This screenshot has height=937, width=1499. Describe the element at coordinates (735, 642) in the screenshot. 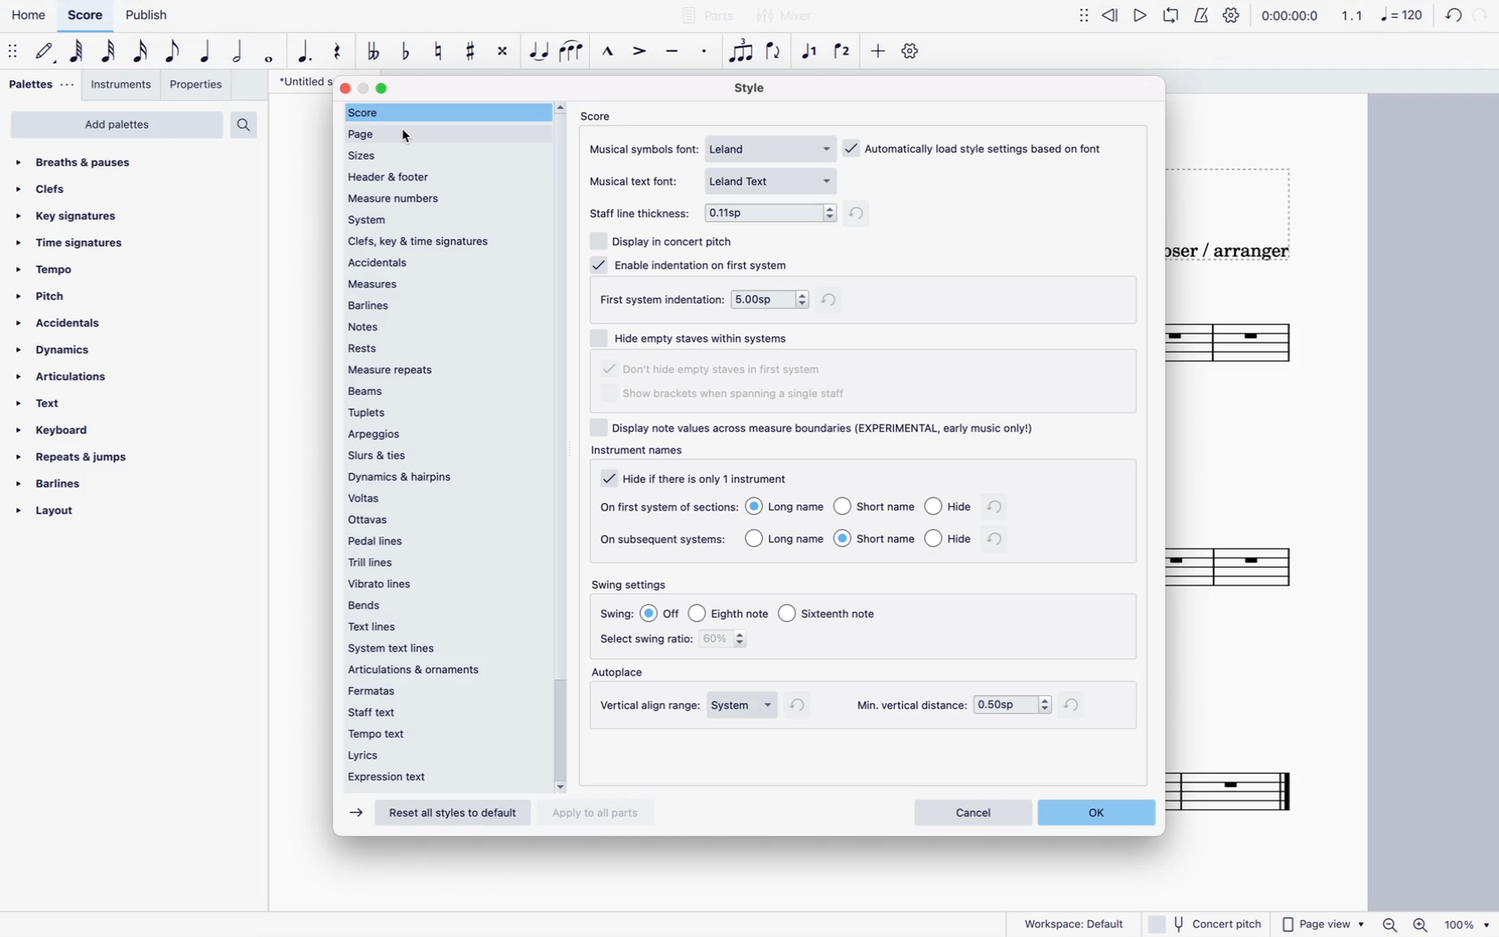

I see `swing ratio` at that location.